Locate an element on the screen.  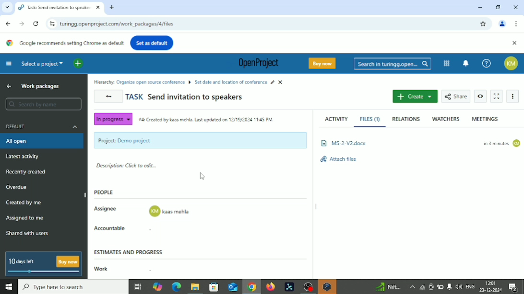
More is located at coordinates (412, 287).